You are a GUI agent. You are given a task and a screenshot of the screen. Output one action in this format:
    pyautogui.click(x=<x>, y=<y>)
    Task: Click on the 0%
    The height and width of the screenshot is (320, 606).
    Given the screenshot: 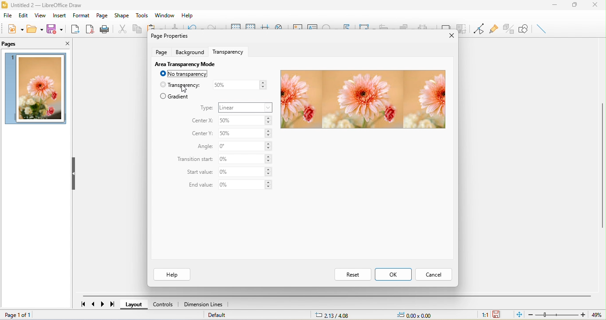 What is the action you would take?
    pyautogui.click(x=246, y=146)
    